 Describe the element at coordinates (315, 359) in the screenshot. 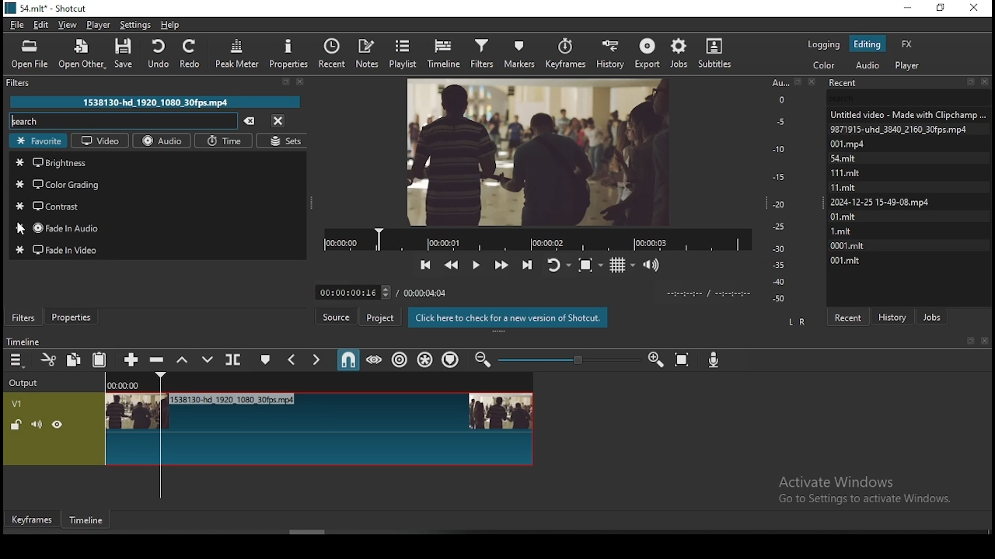

I see `next marker` at that location.